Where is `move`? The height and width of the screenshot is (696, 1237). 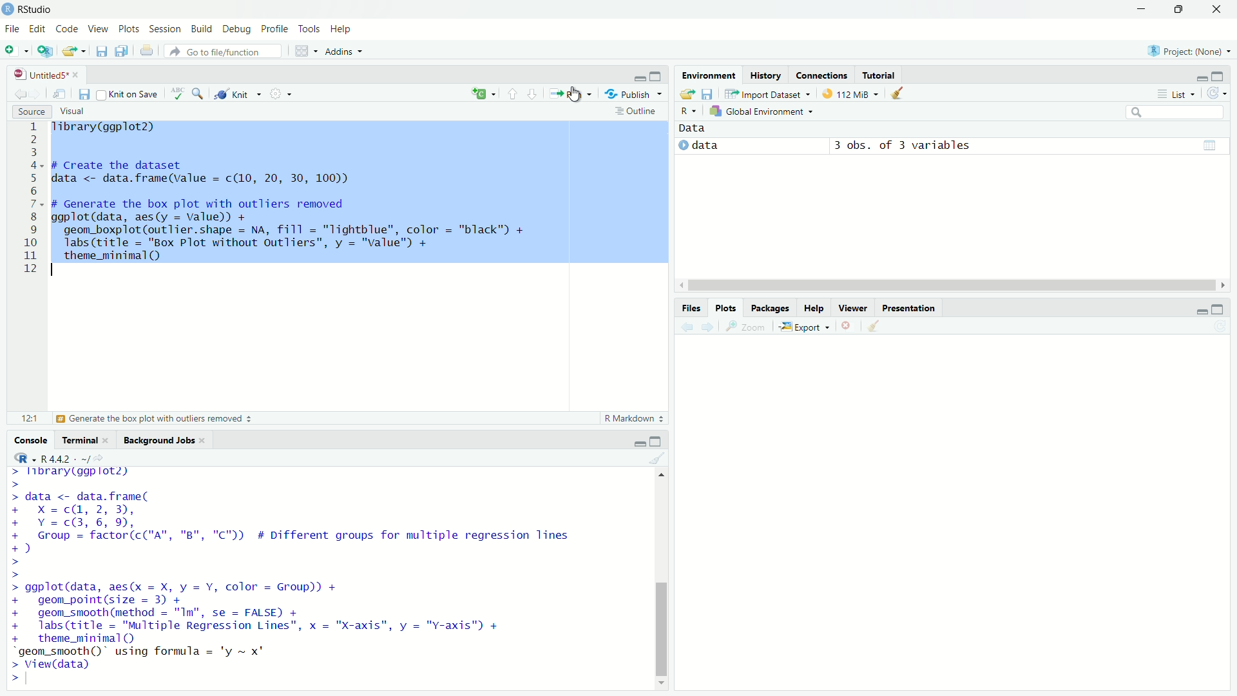 move is located at coordinates (61, 95).